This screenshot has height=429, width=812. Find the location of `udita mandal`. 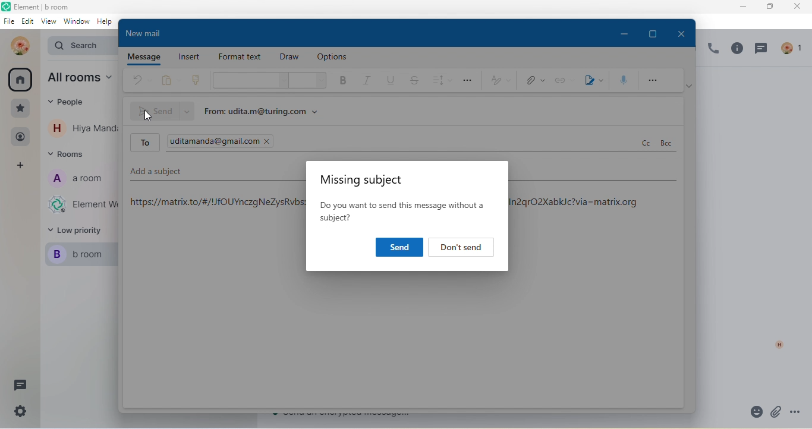

udita mandal is located at coordinates (17, 46).